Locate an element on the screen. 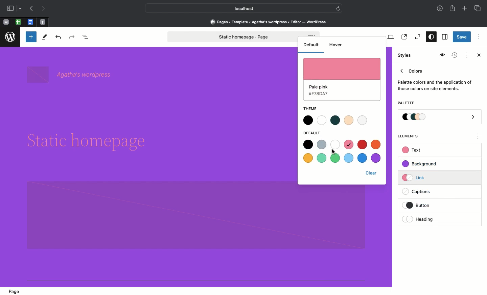 The image size is (487, 295). Local host is located at coordinates (239, 8).